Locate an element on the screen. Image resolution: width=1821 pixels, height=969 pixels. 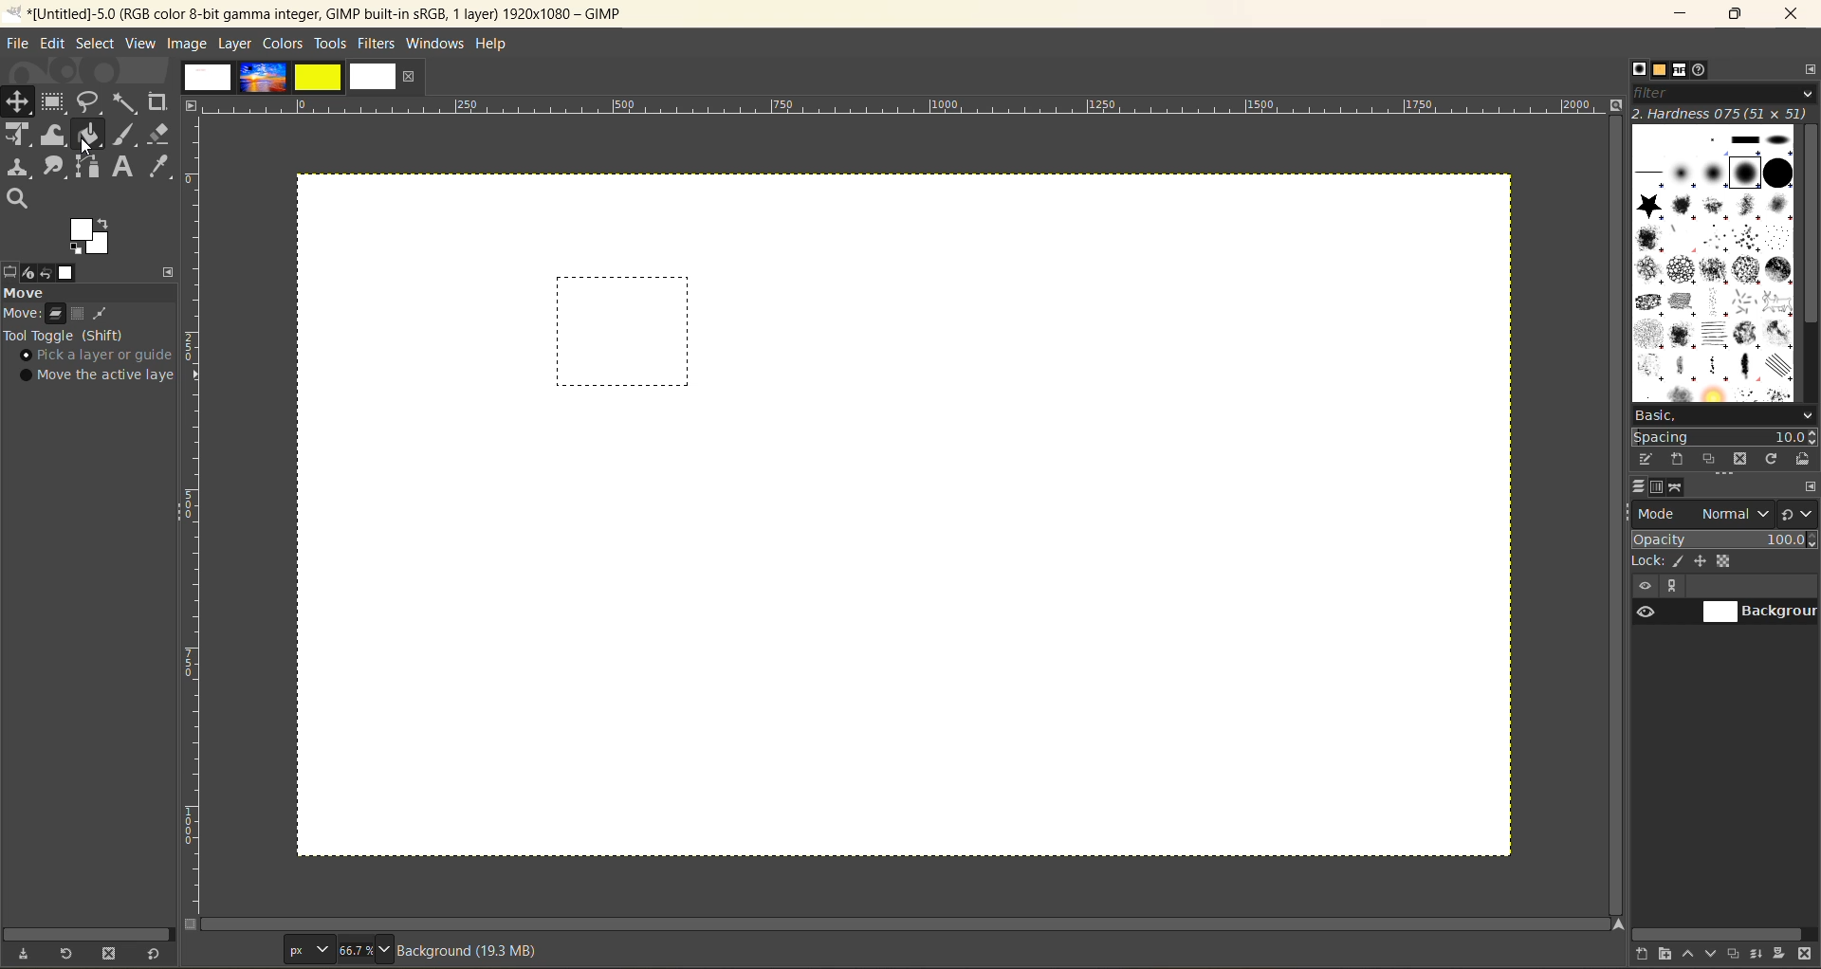
duplicate this brush is located at coordinates (1711, 459).